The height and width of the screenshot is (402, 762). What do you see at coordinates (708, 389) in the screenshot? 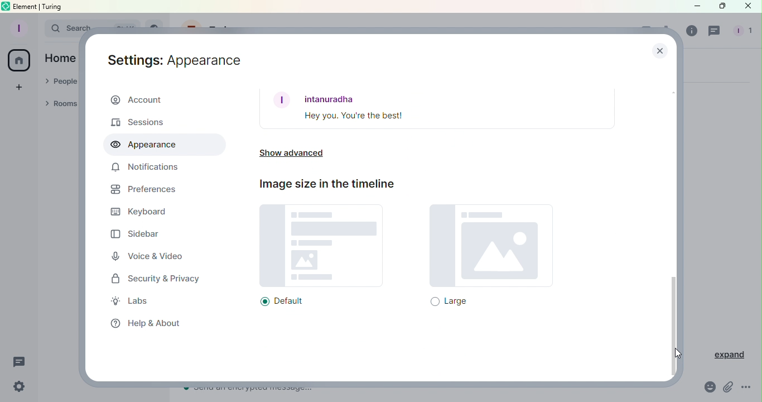
I see `Emoji` at bounding box center [708, 389].